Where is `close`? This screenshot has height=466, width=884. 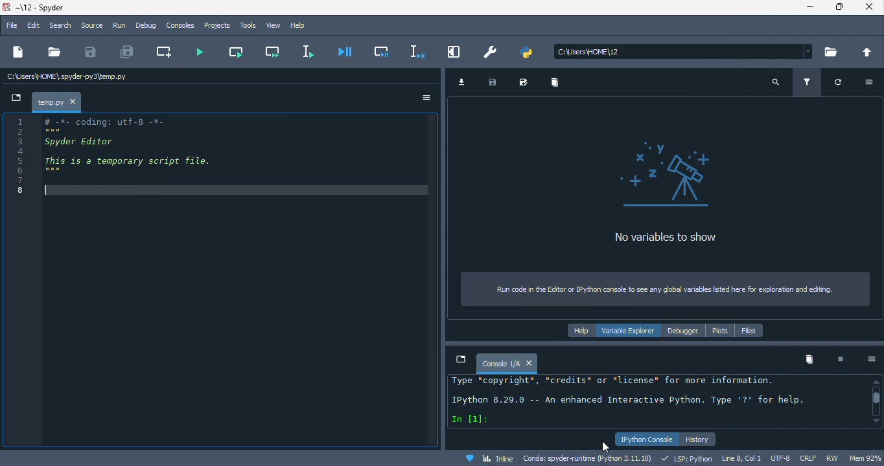
close is located at coordinates (869, 9).